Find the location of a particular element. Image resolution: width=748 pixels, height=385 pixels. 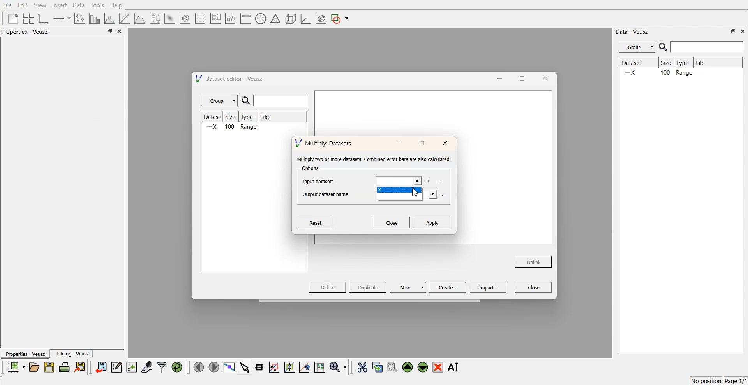

Editing - Veusz is located at coordinates (72, 353).